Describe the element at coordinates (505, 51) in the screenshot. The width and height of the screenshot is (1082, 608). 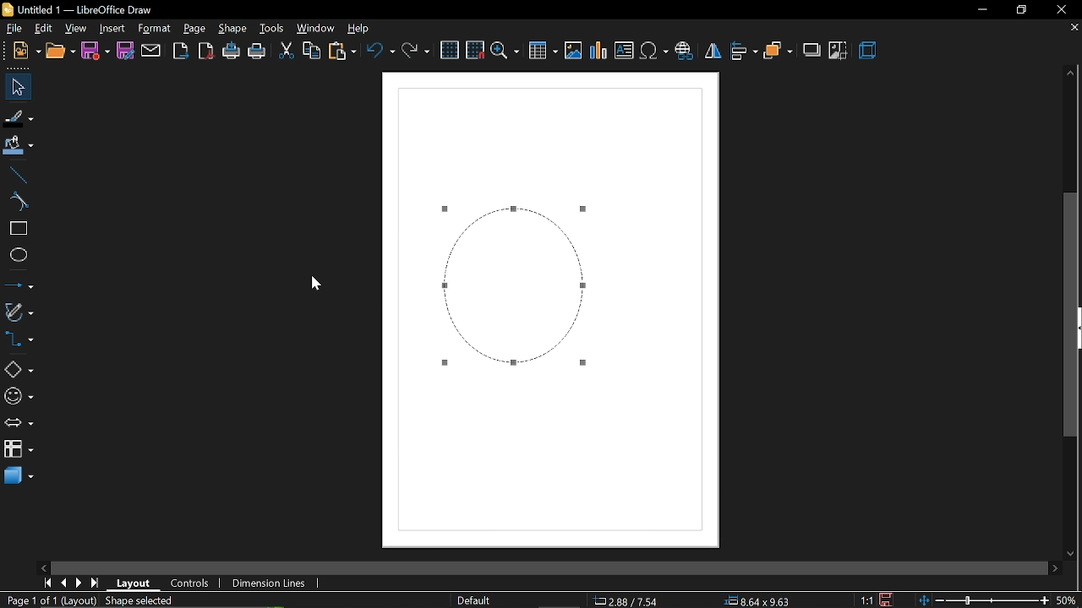
I see `zoom` at that location.